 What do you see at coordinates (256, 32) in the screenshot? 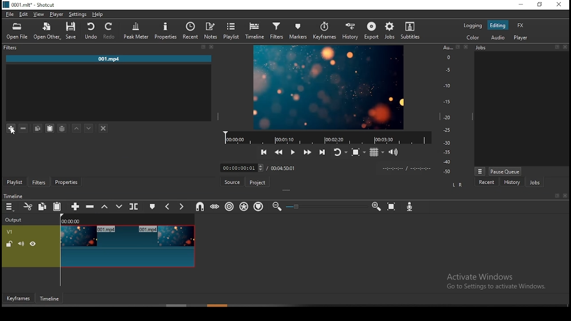
I see `timeline` at bounding box center [256, 32].